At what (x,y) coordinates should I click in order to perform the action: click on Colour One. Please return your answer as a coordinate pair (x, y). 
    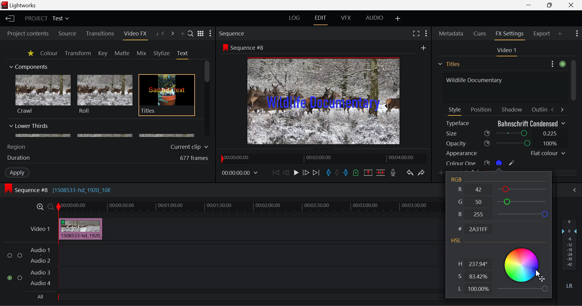
    Looking at the image, I should click on (490, 163).